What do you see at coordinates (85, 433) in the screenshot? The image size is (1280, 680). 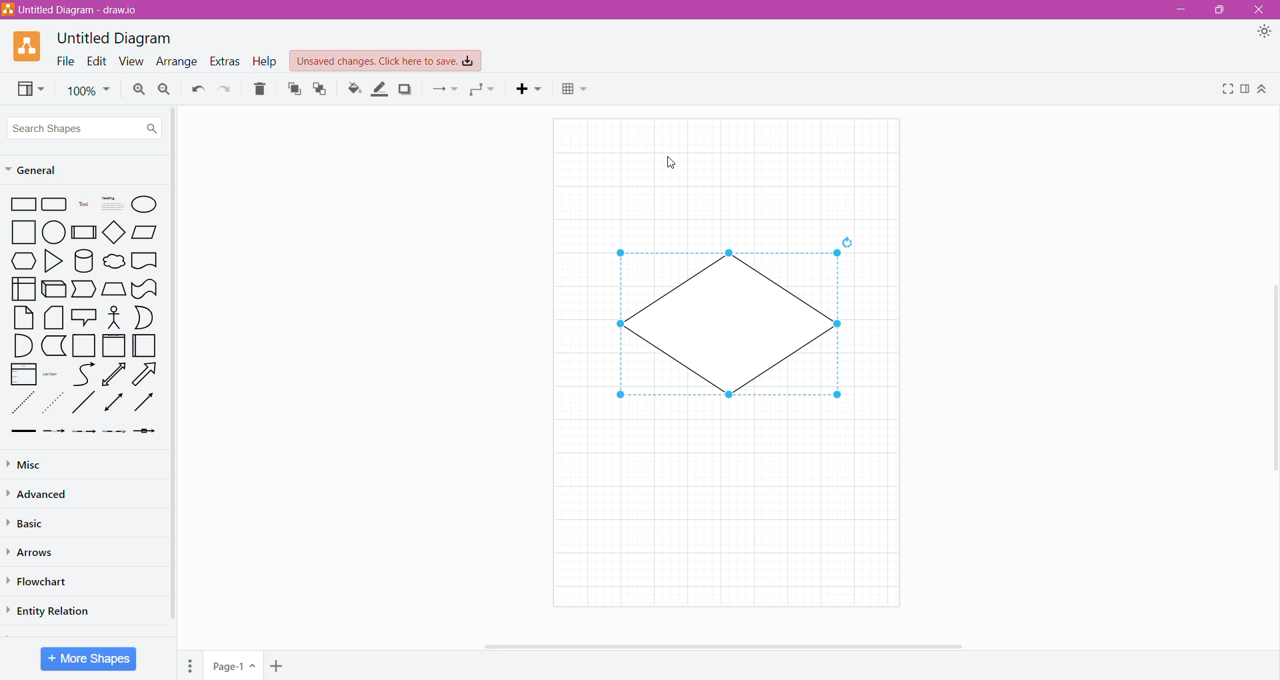 I see `Connector with 2 Labels` at bounding box center [85, 433].